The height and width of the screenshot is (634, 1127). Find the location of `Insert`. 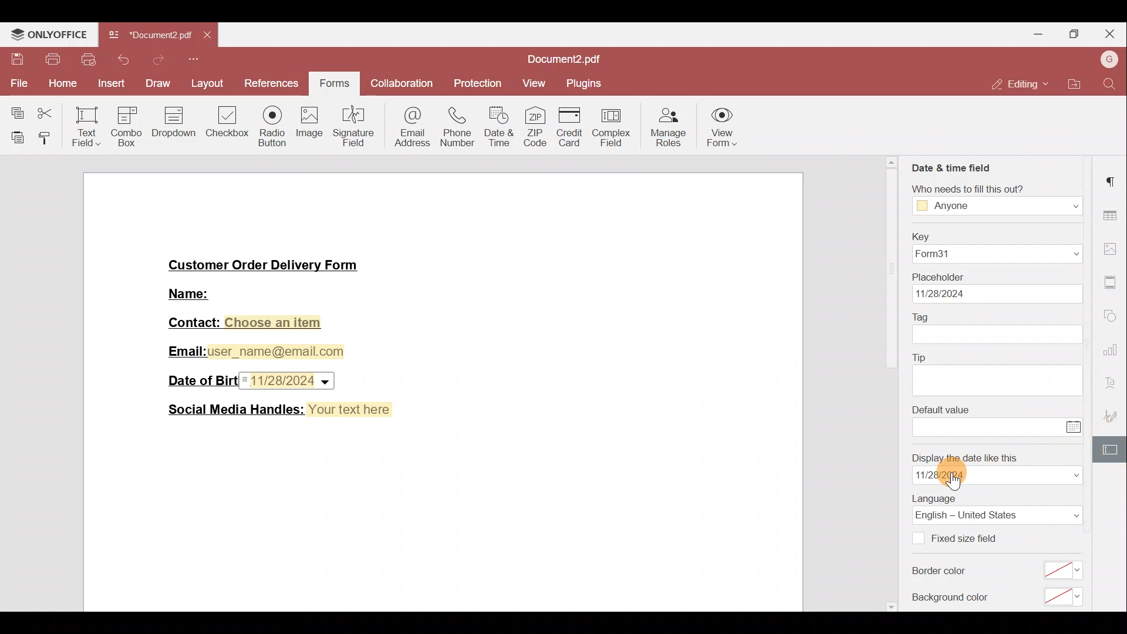

Insert is located at coordinates (110, 83).